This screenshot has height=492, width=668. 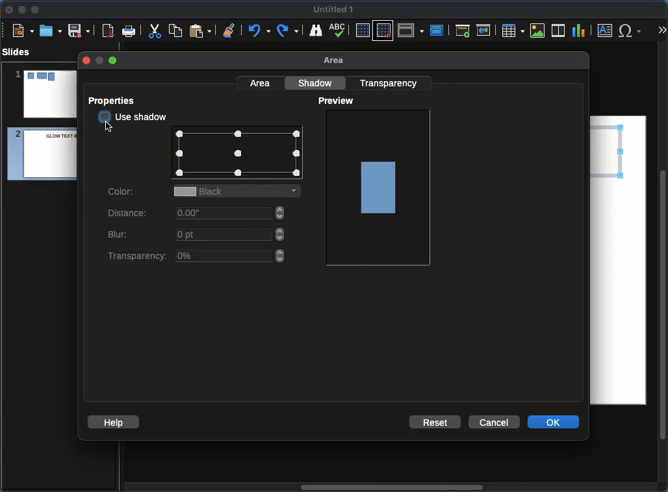 What do you see at coordinates (578, 31) in the screenshot?
I see `Chart` at bounding box center [578, 31].